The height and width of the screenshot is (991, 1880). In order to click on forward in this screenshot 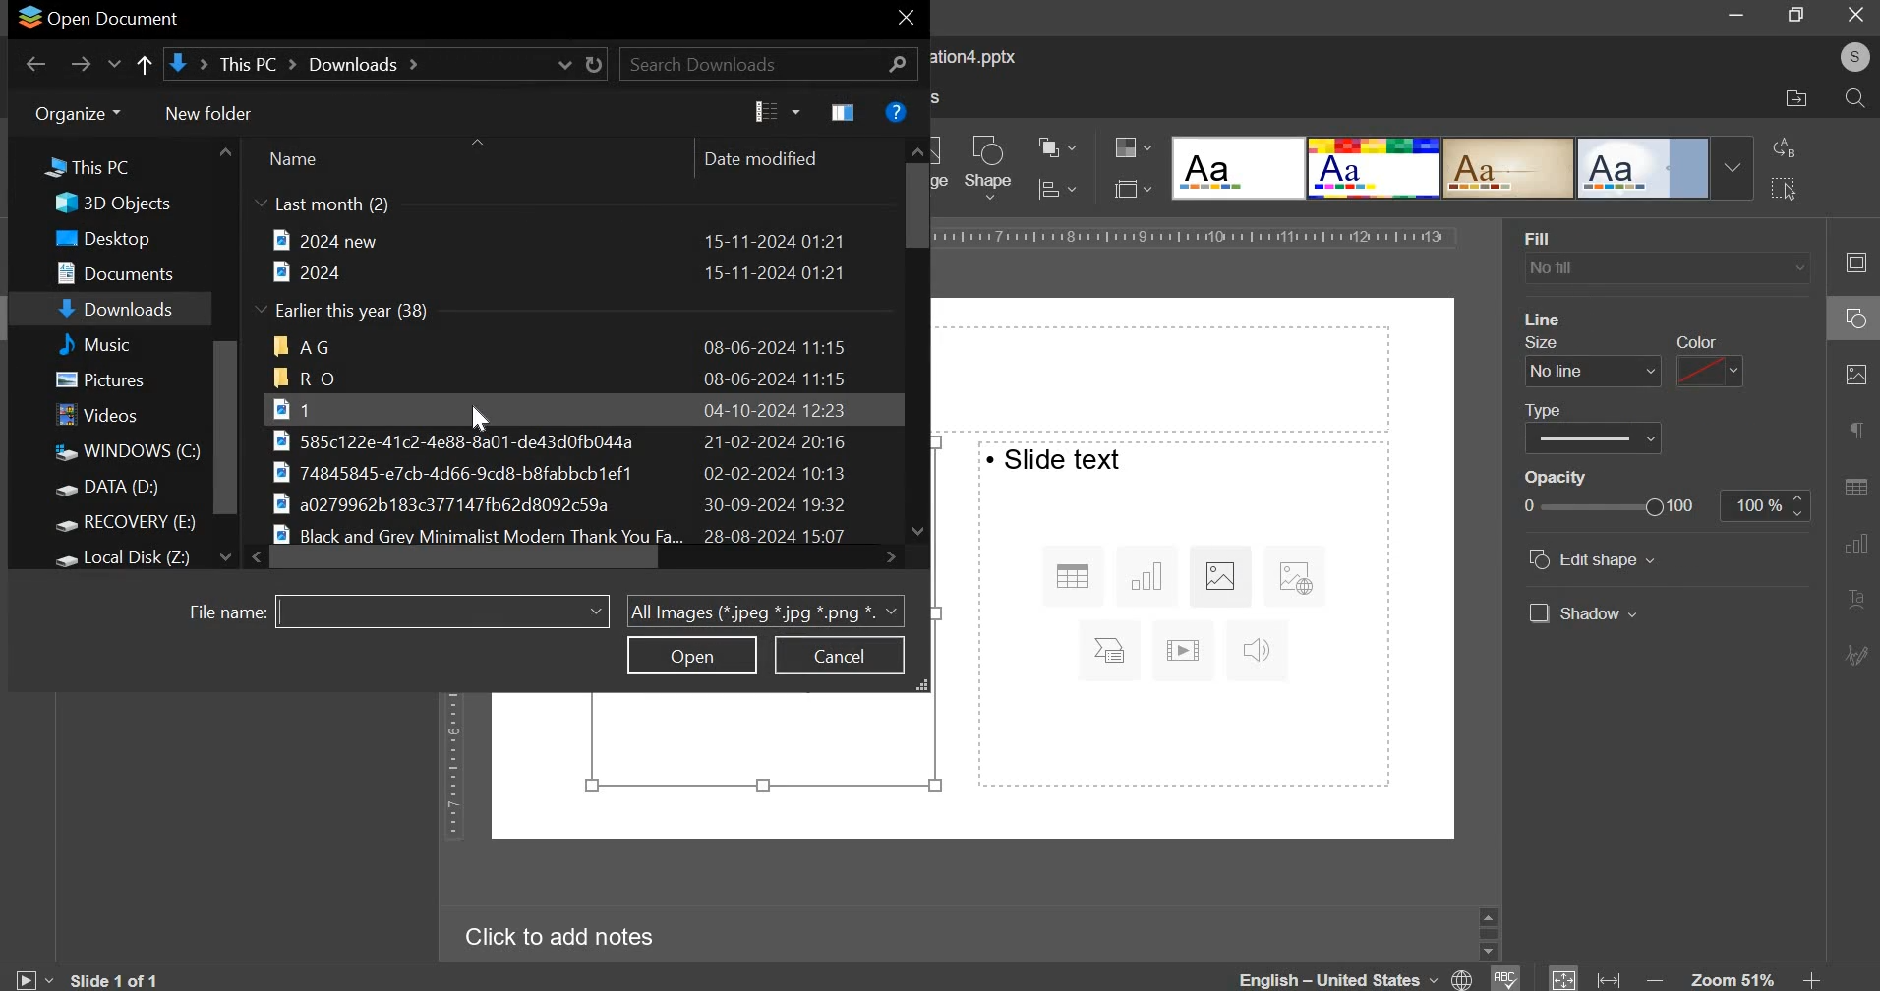, I will do `click(81, 64)`.